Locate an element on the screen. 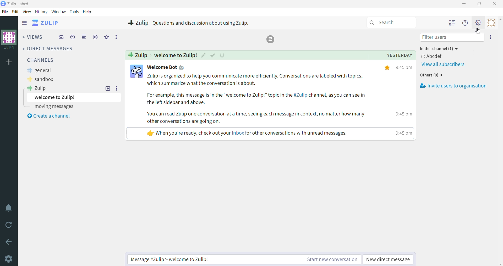  Show/Hide left sidebar is located at coordinates (24, 23).